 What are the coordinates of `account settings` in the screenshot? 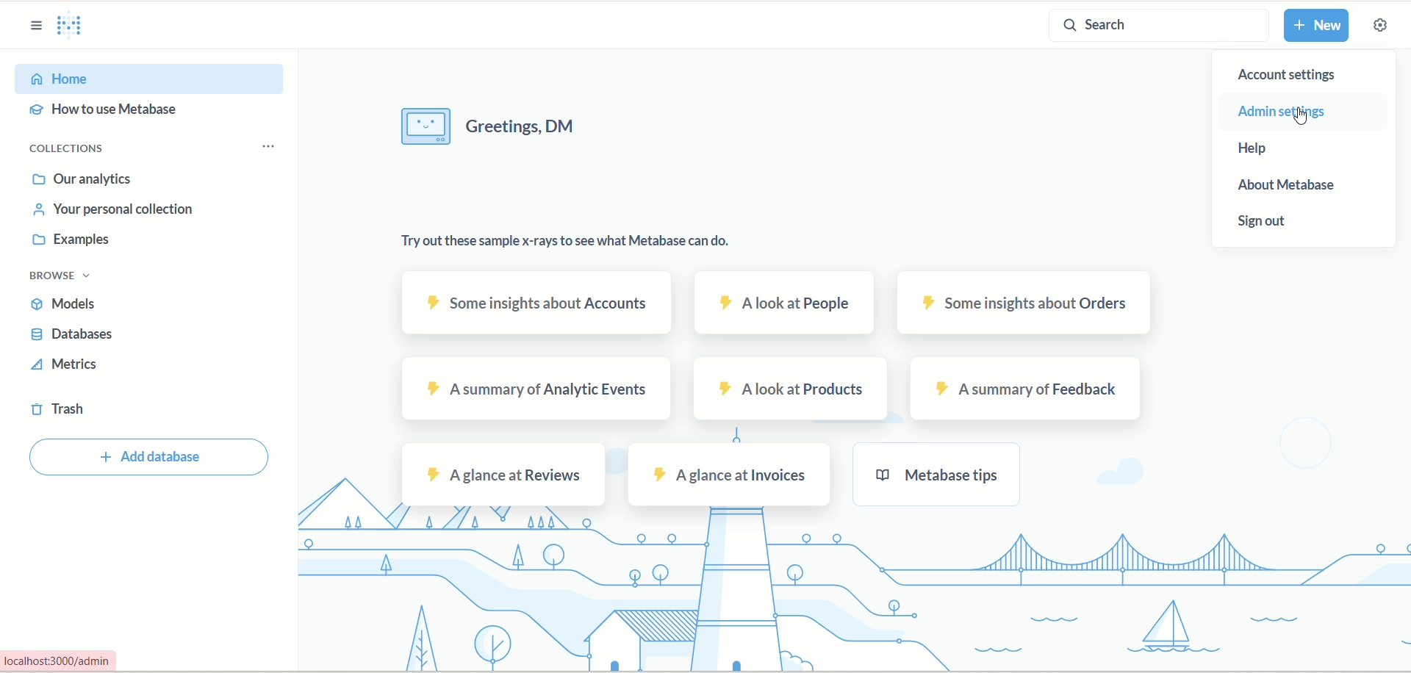 It's located at (1299, 76).